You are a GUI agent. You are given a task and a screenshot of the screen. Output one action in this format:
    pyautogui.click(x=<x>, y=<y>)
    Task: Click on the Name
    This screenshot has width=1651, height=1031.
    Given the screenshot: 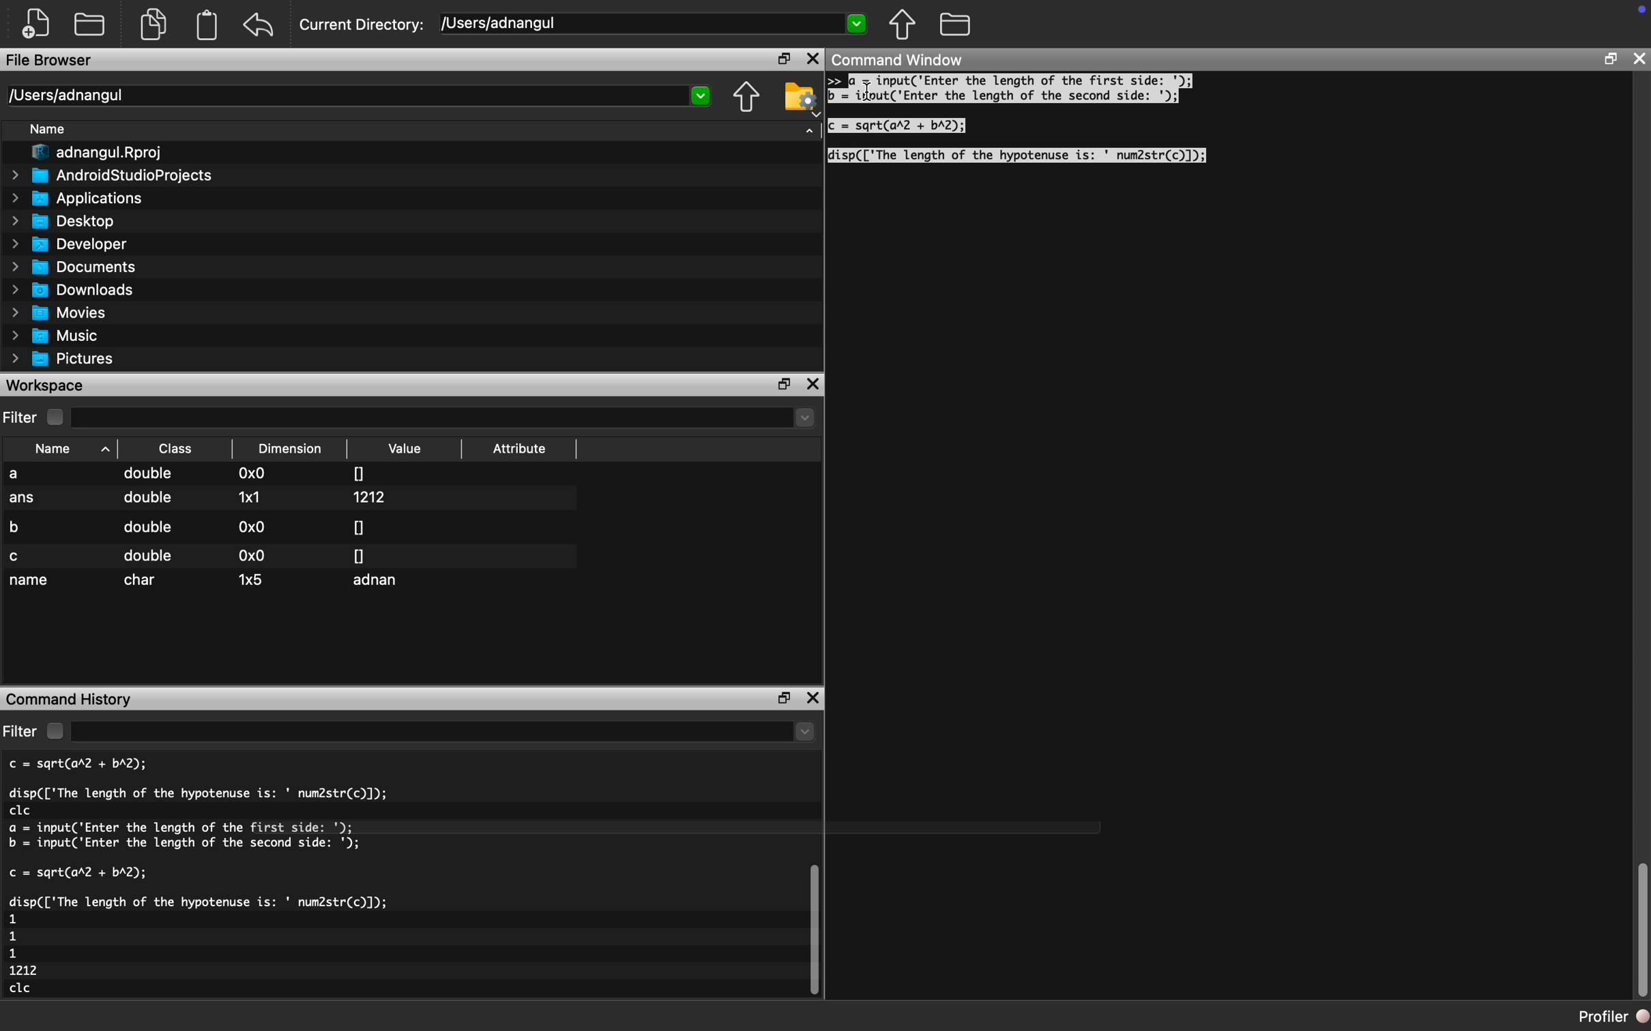 What is the action you would take?
    pyautogui.click(x=64, y=448)
    